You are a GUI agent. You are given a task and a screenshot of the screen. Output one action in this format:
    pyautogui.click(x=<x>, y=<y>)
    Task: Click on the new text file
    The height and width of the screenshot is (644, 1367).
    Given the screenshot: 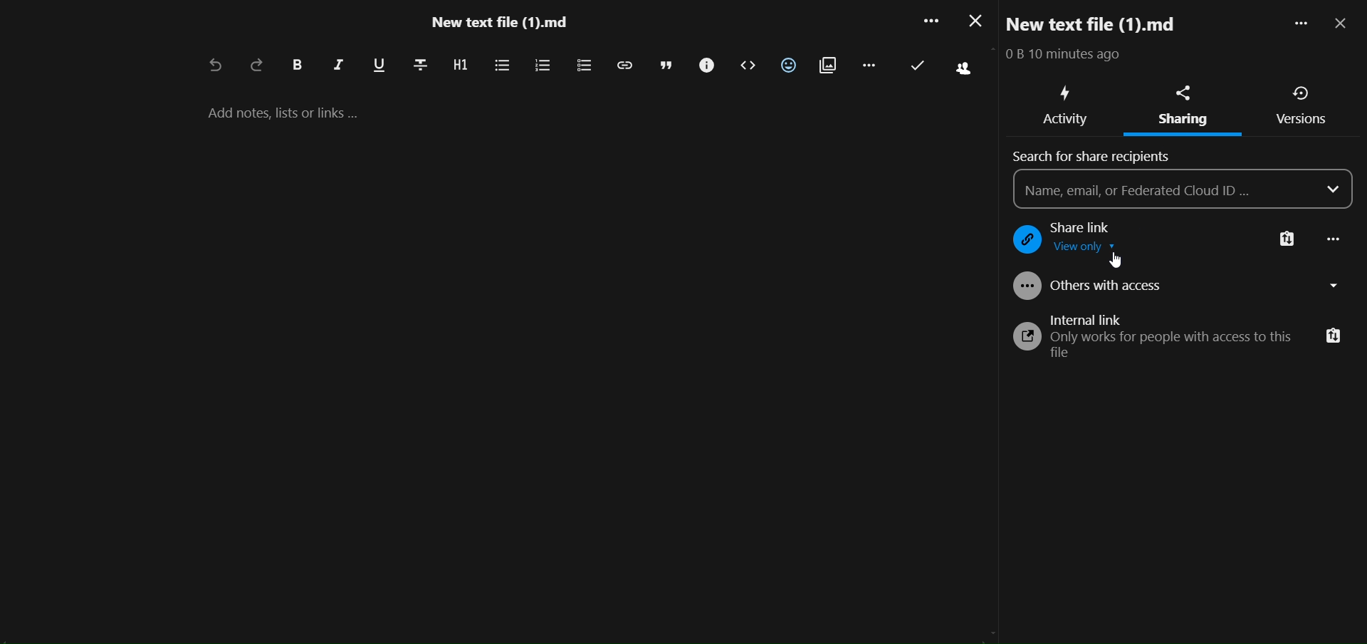 What is the action you would take?
    pyautogui.click(x=1107, y=24)
    